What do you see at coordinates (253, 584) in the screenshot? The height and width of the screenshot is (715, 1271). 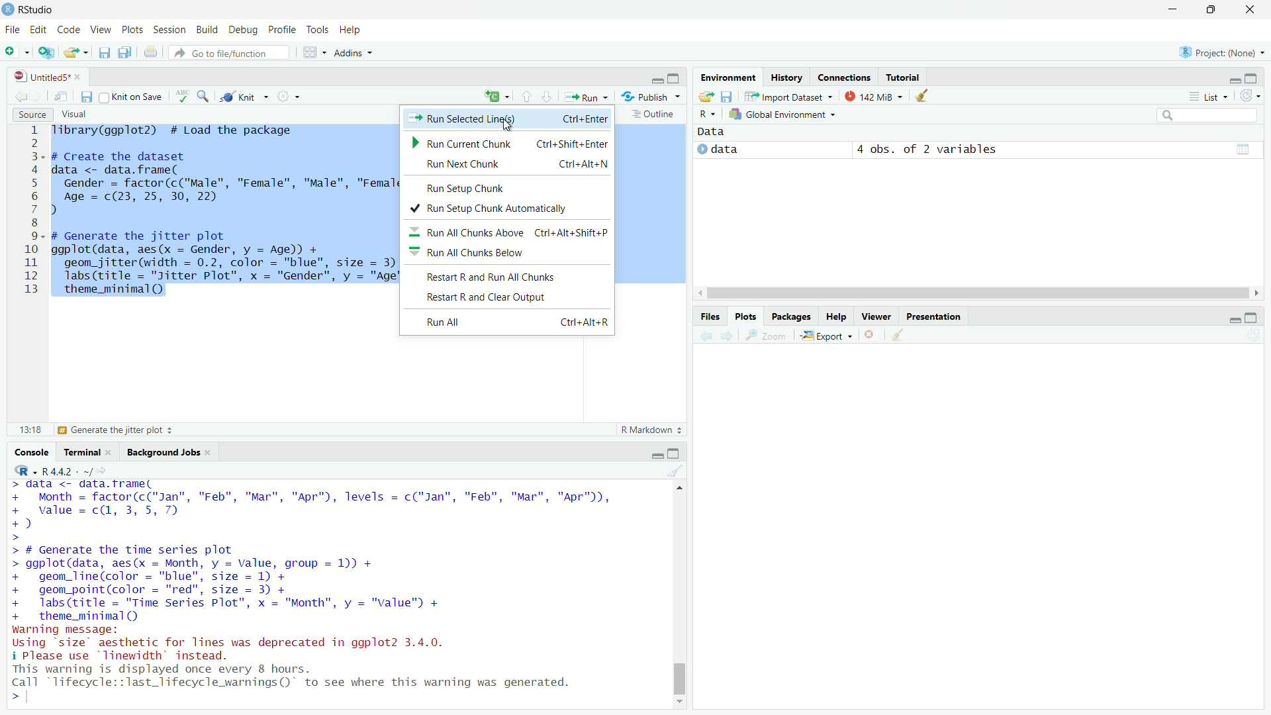 I see `code to generate the time series plot` at bounding box center [253, 584].